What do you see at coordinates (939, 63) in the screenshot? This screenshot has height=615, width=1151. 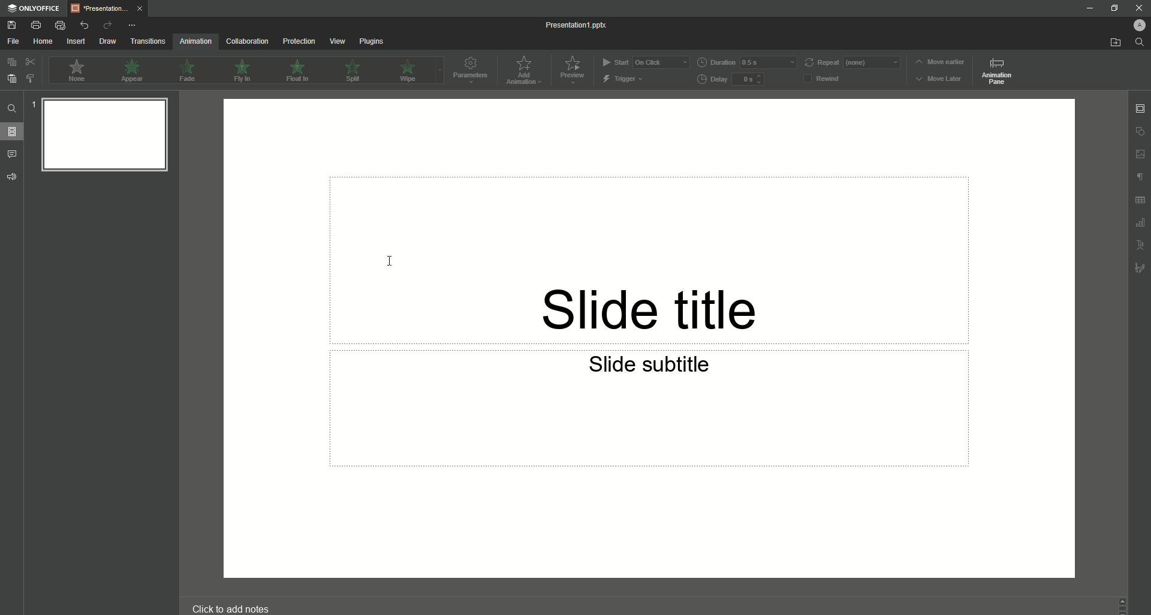 I see `Move Earlier` at bounding box center [939, 63].